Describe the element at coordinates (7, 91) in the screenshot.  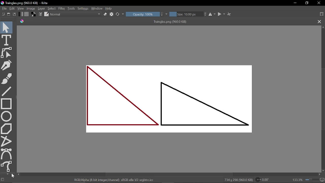
I see `Line tool` at that location.